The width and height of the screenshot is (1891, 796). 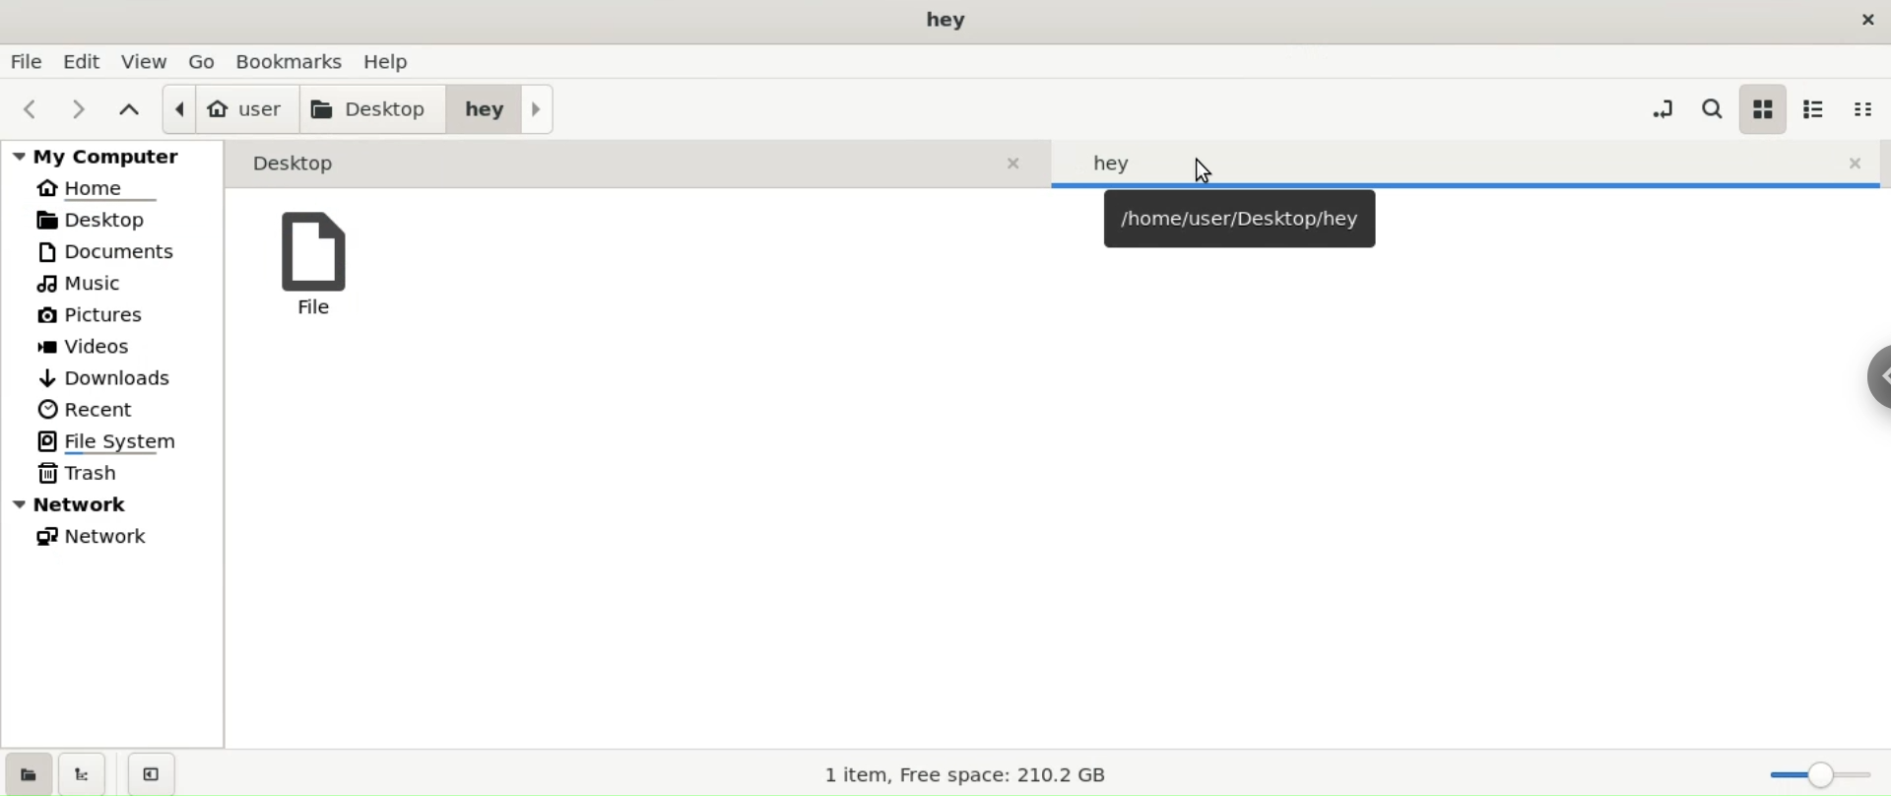 I want to click on network, so click(x=114, y=505).